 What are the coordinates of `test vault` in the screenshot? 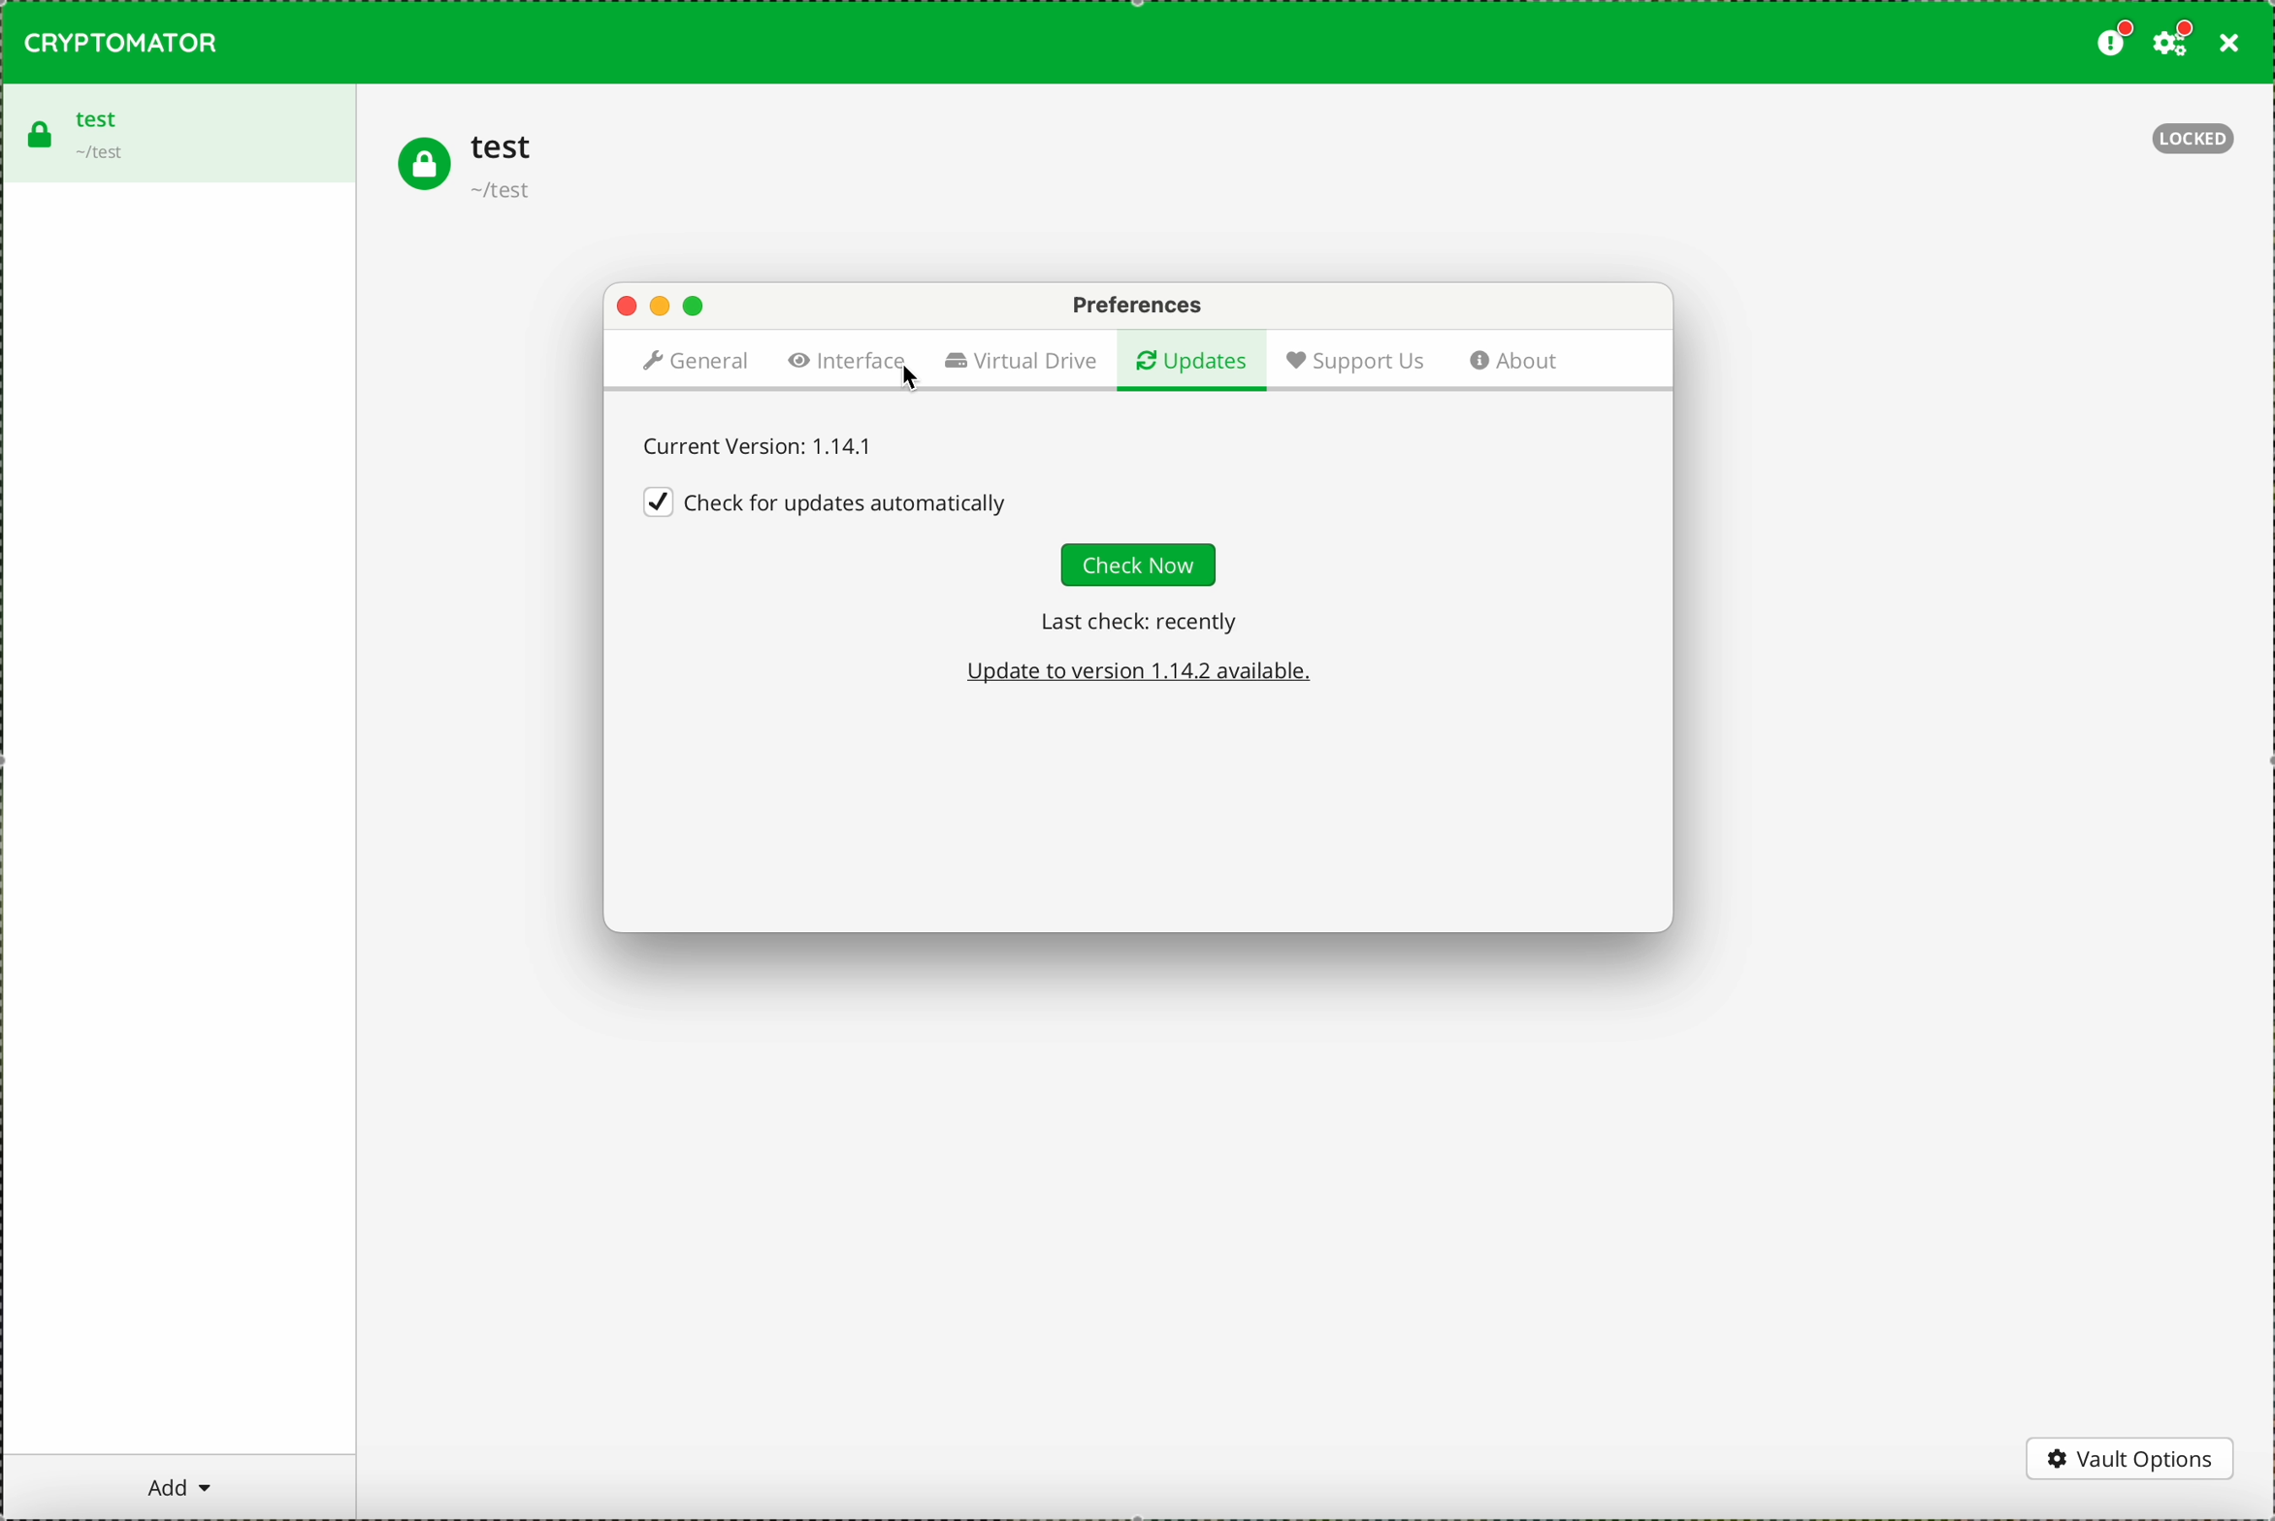 It's located at (177, 132).